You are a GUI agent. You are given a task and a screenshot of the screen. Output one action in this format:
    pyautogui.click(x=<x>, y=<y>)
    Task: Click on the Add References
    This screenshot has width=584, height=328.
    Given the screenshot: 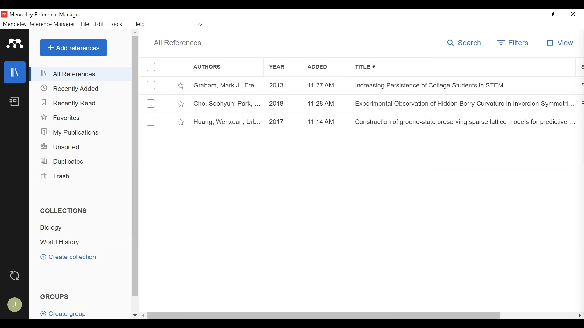 What is the action you would take?
    pyautogui.click(x=74, y=48)
    